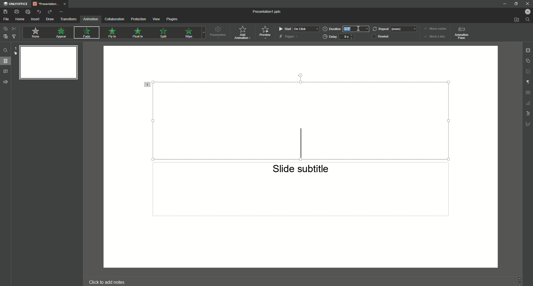  What do you see at coordinates (50, 12) in the screenshot?
I see `Redo` at bounding box center [50, 12].